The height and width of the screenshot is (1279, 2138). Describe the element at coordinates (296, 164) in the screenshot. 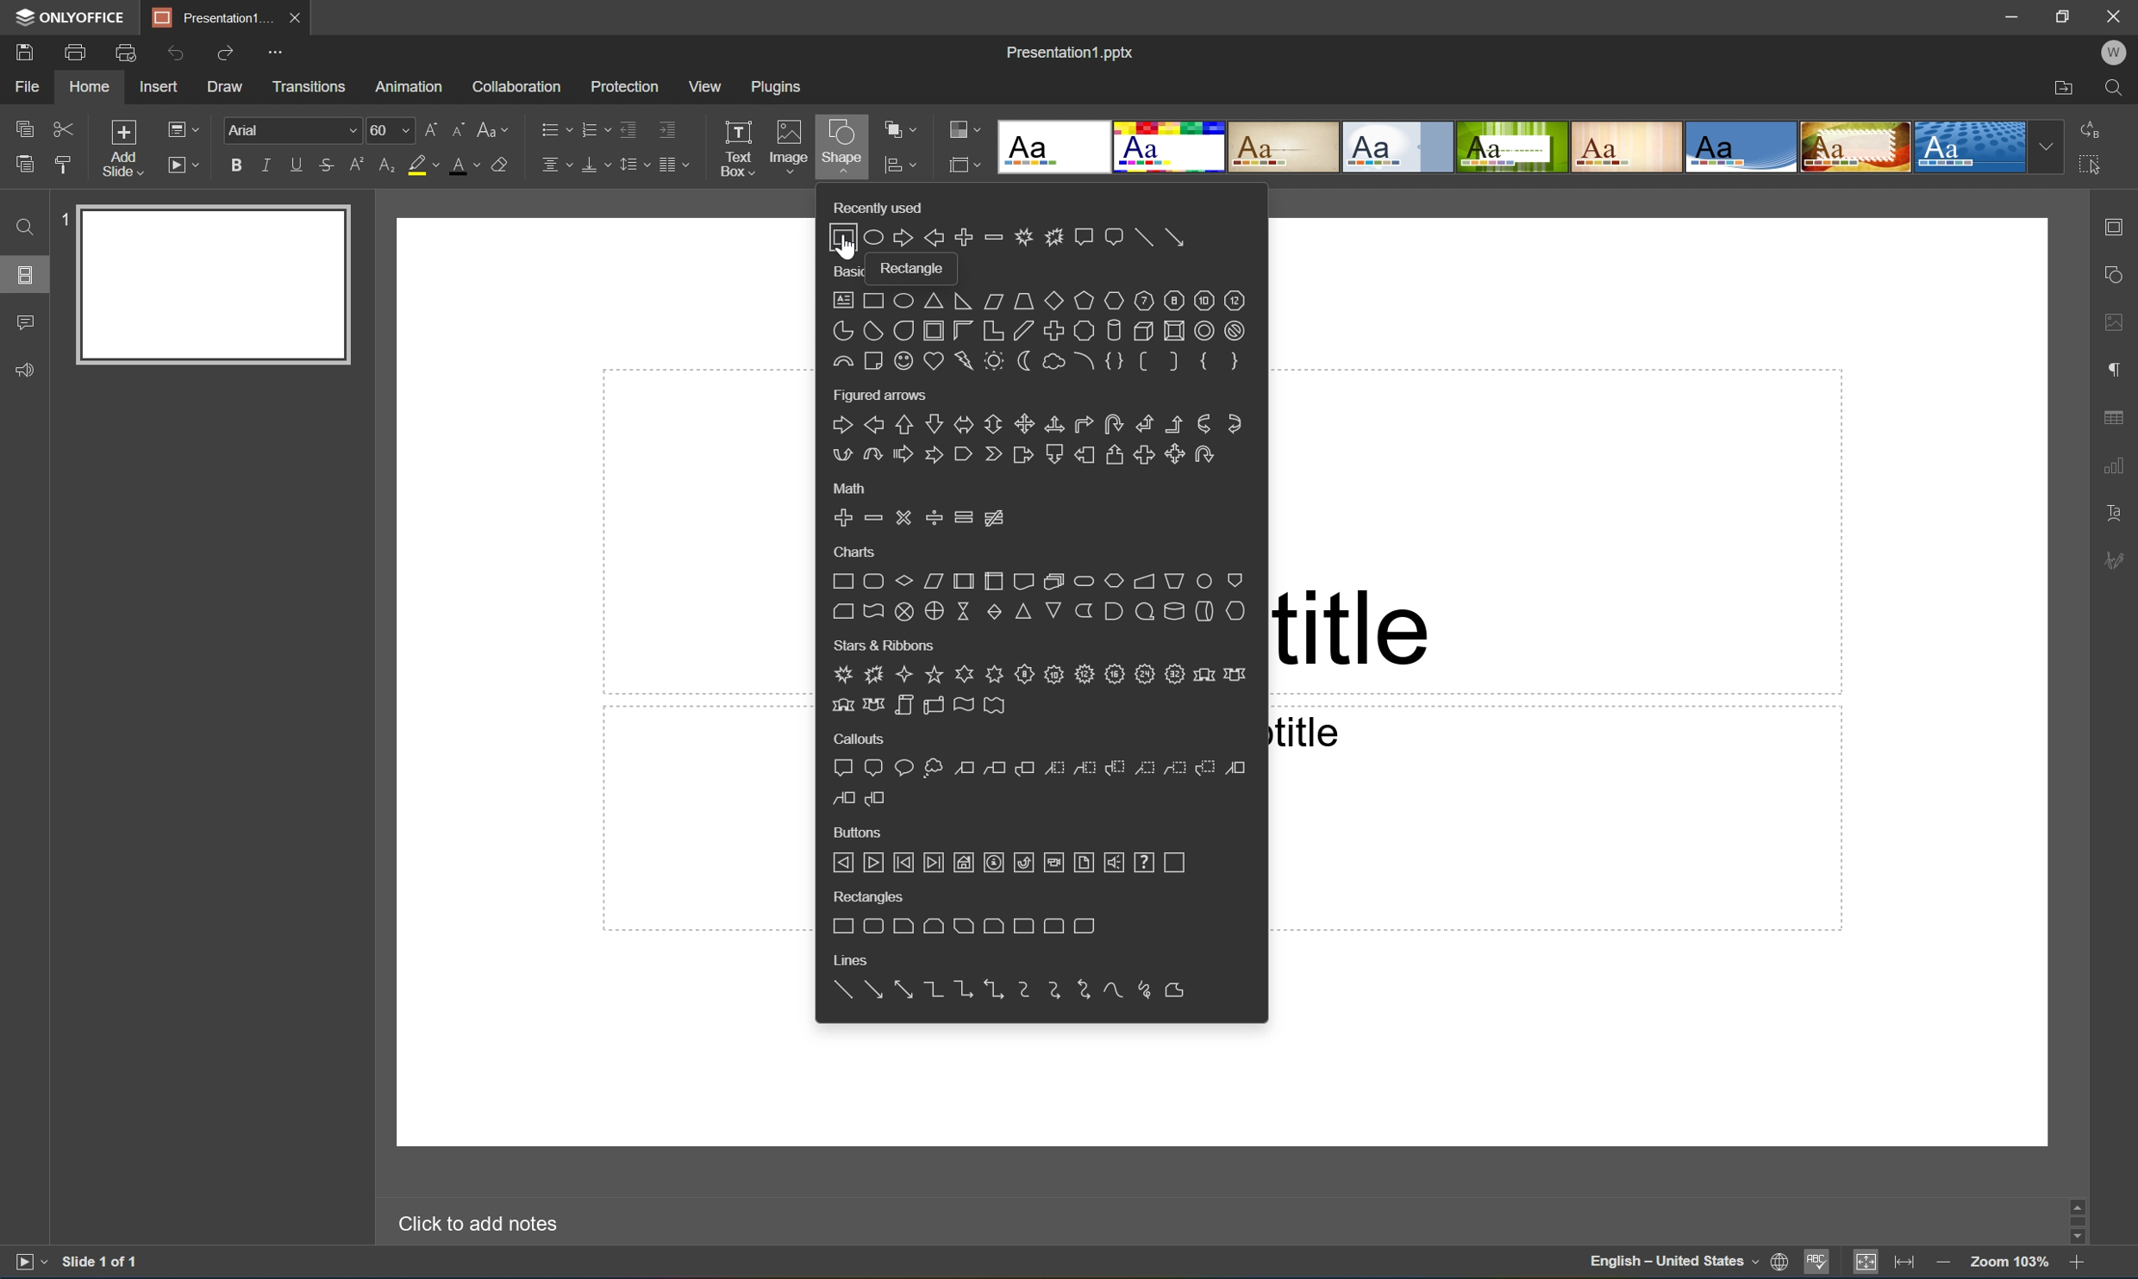

I see `Underline` at that location.